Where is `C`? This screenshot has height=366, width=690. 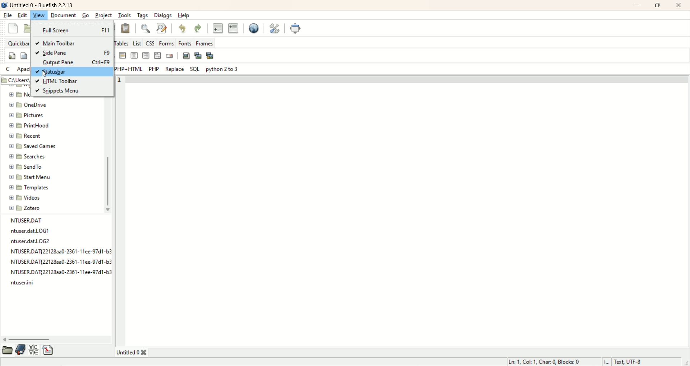
C is located at coordinates (9, 69).